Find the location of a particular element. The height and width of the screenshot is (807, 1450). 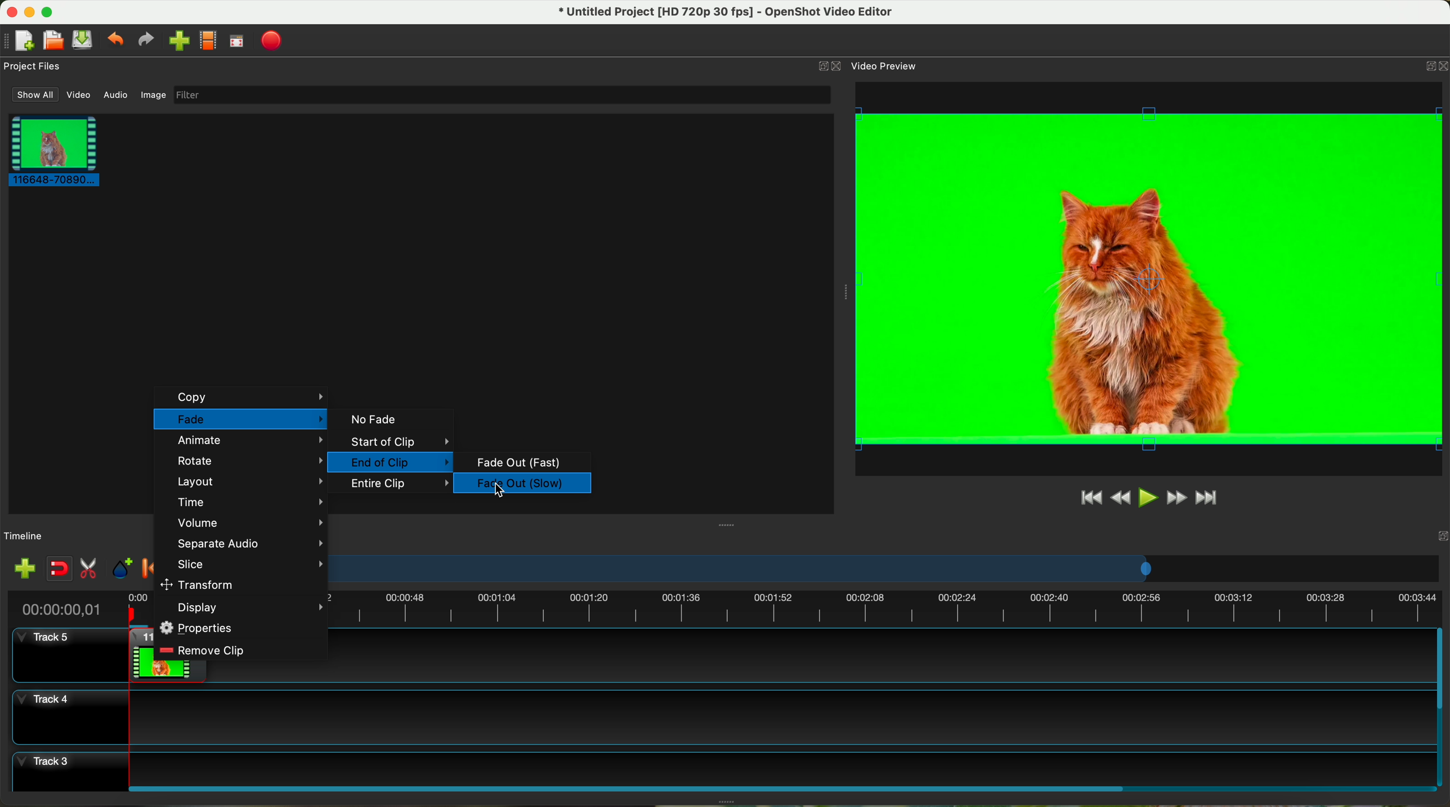

properties is located at coordinates (199, 628).